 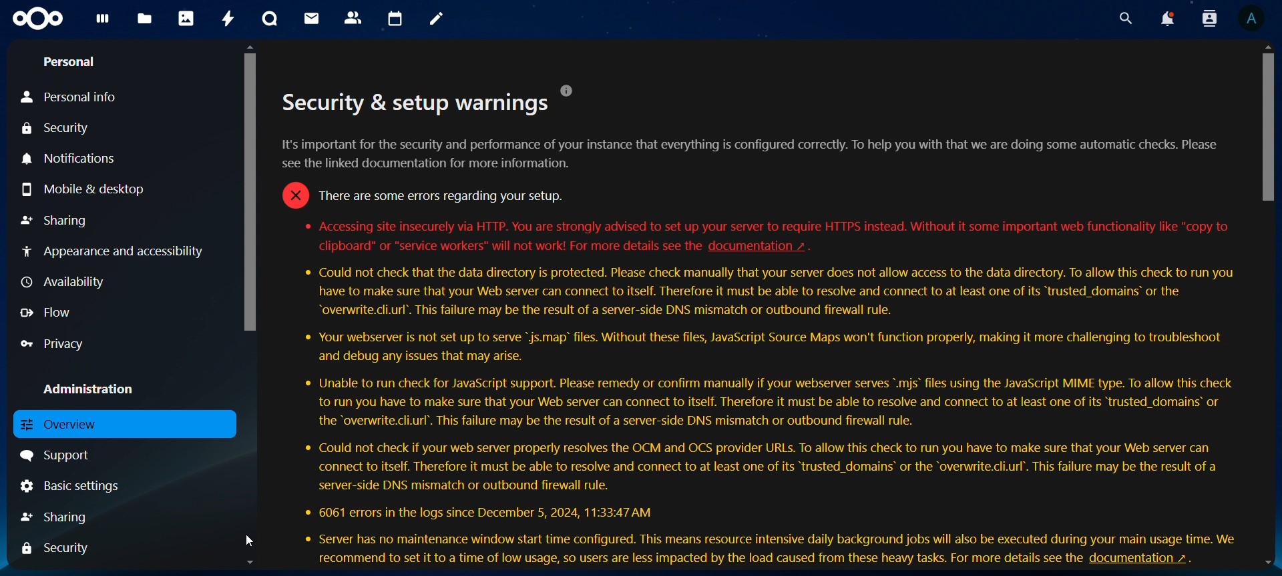 I want to click on notifications, so click(x=69, y=160).